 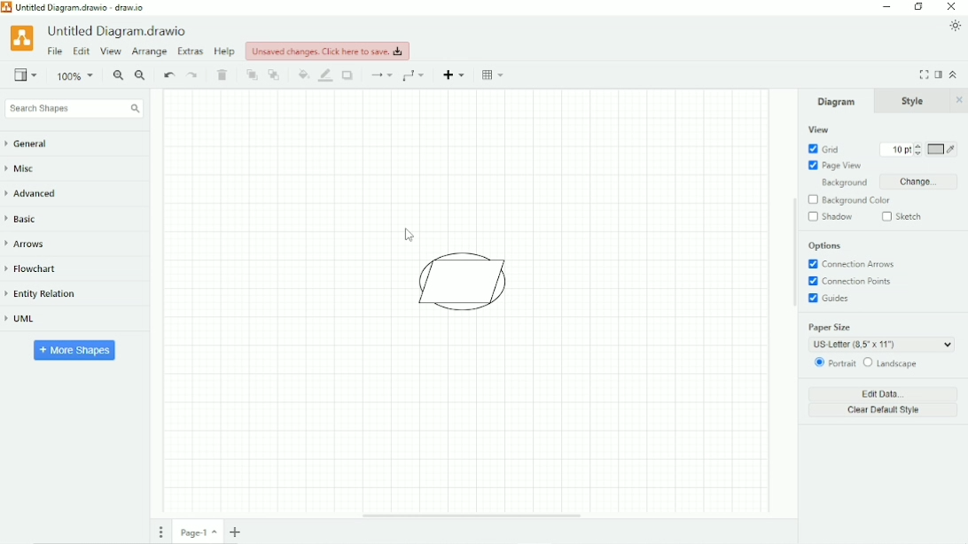 I want to click on Shadow, so click(x=831, y=217).